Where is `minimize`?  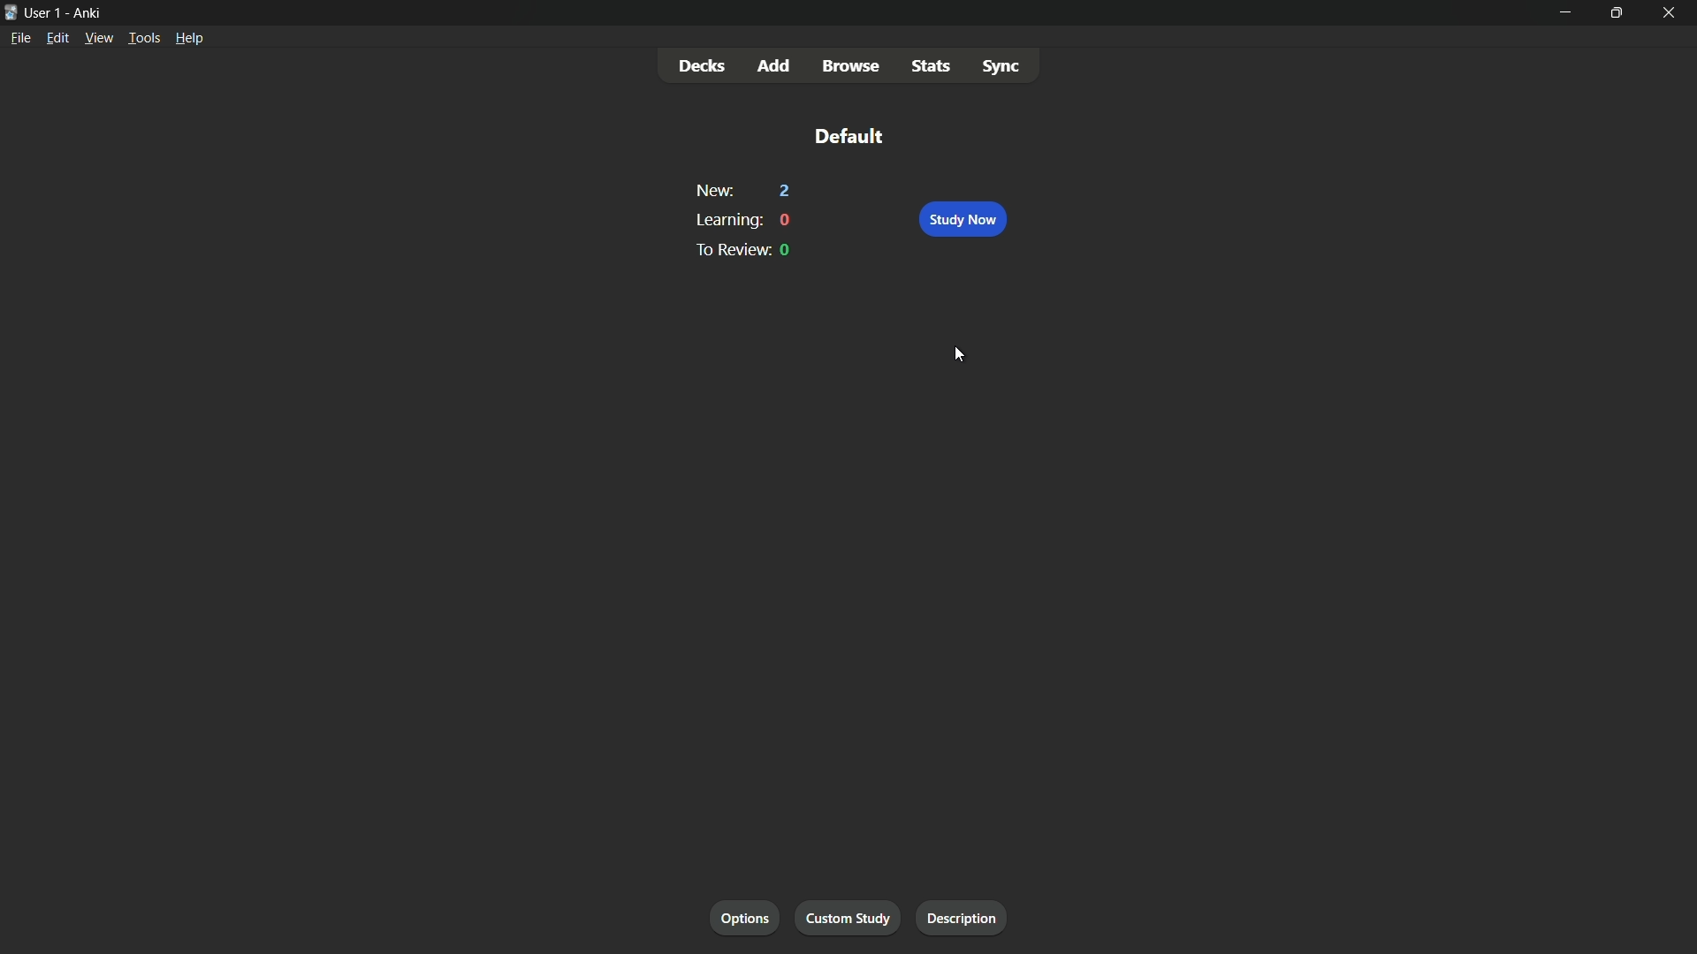 minimize is located at coordinates (1563, 13).